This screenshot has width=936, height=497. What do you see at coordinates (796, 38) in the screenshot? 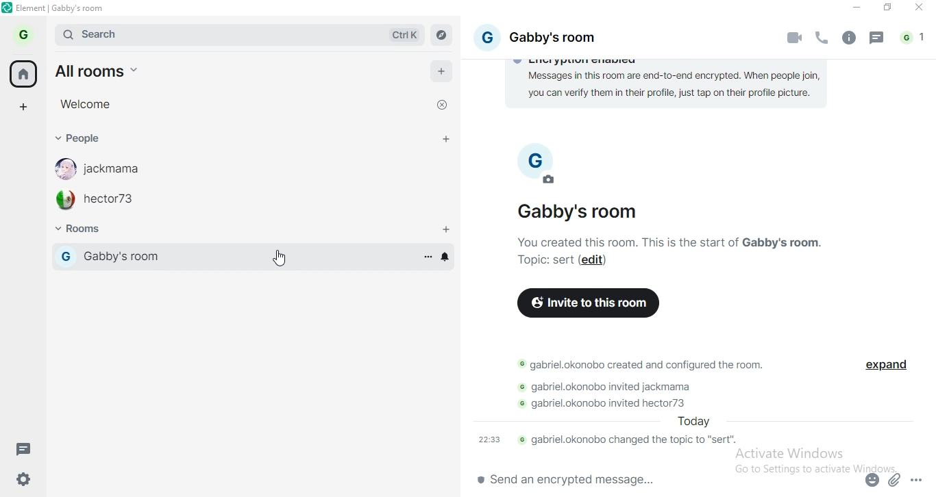
I see `video call` at bounding box center [796, 38].